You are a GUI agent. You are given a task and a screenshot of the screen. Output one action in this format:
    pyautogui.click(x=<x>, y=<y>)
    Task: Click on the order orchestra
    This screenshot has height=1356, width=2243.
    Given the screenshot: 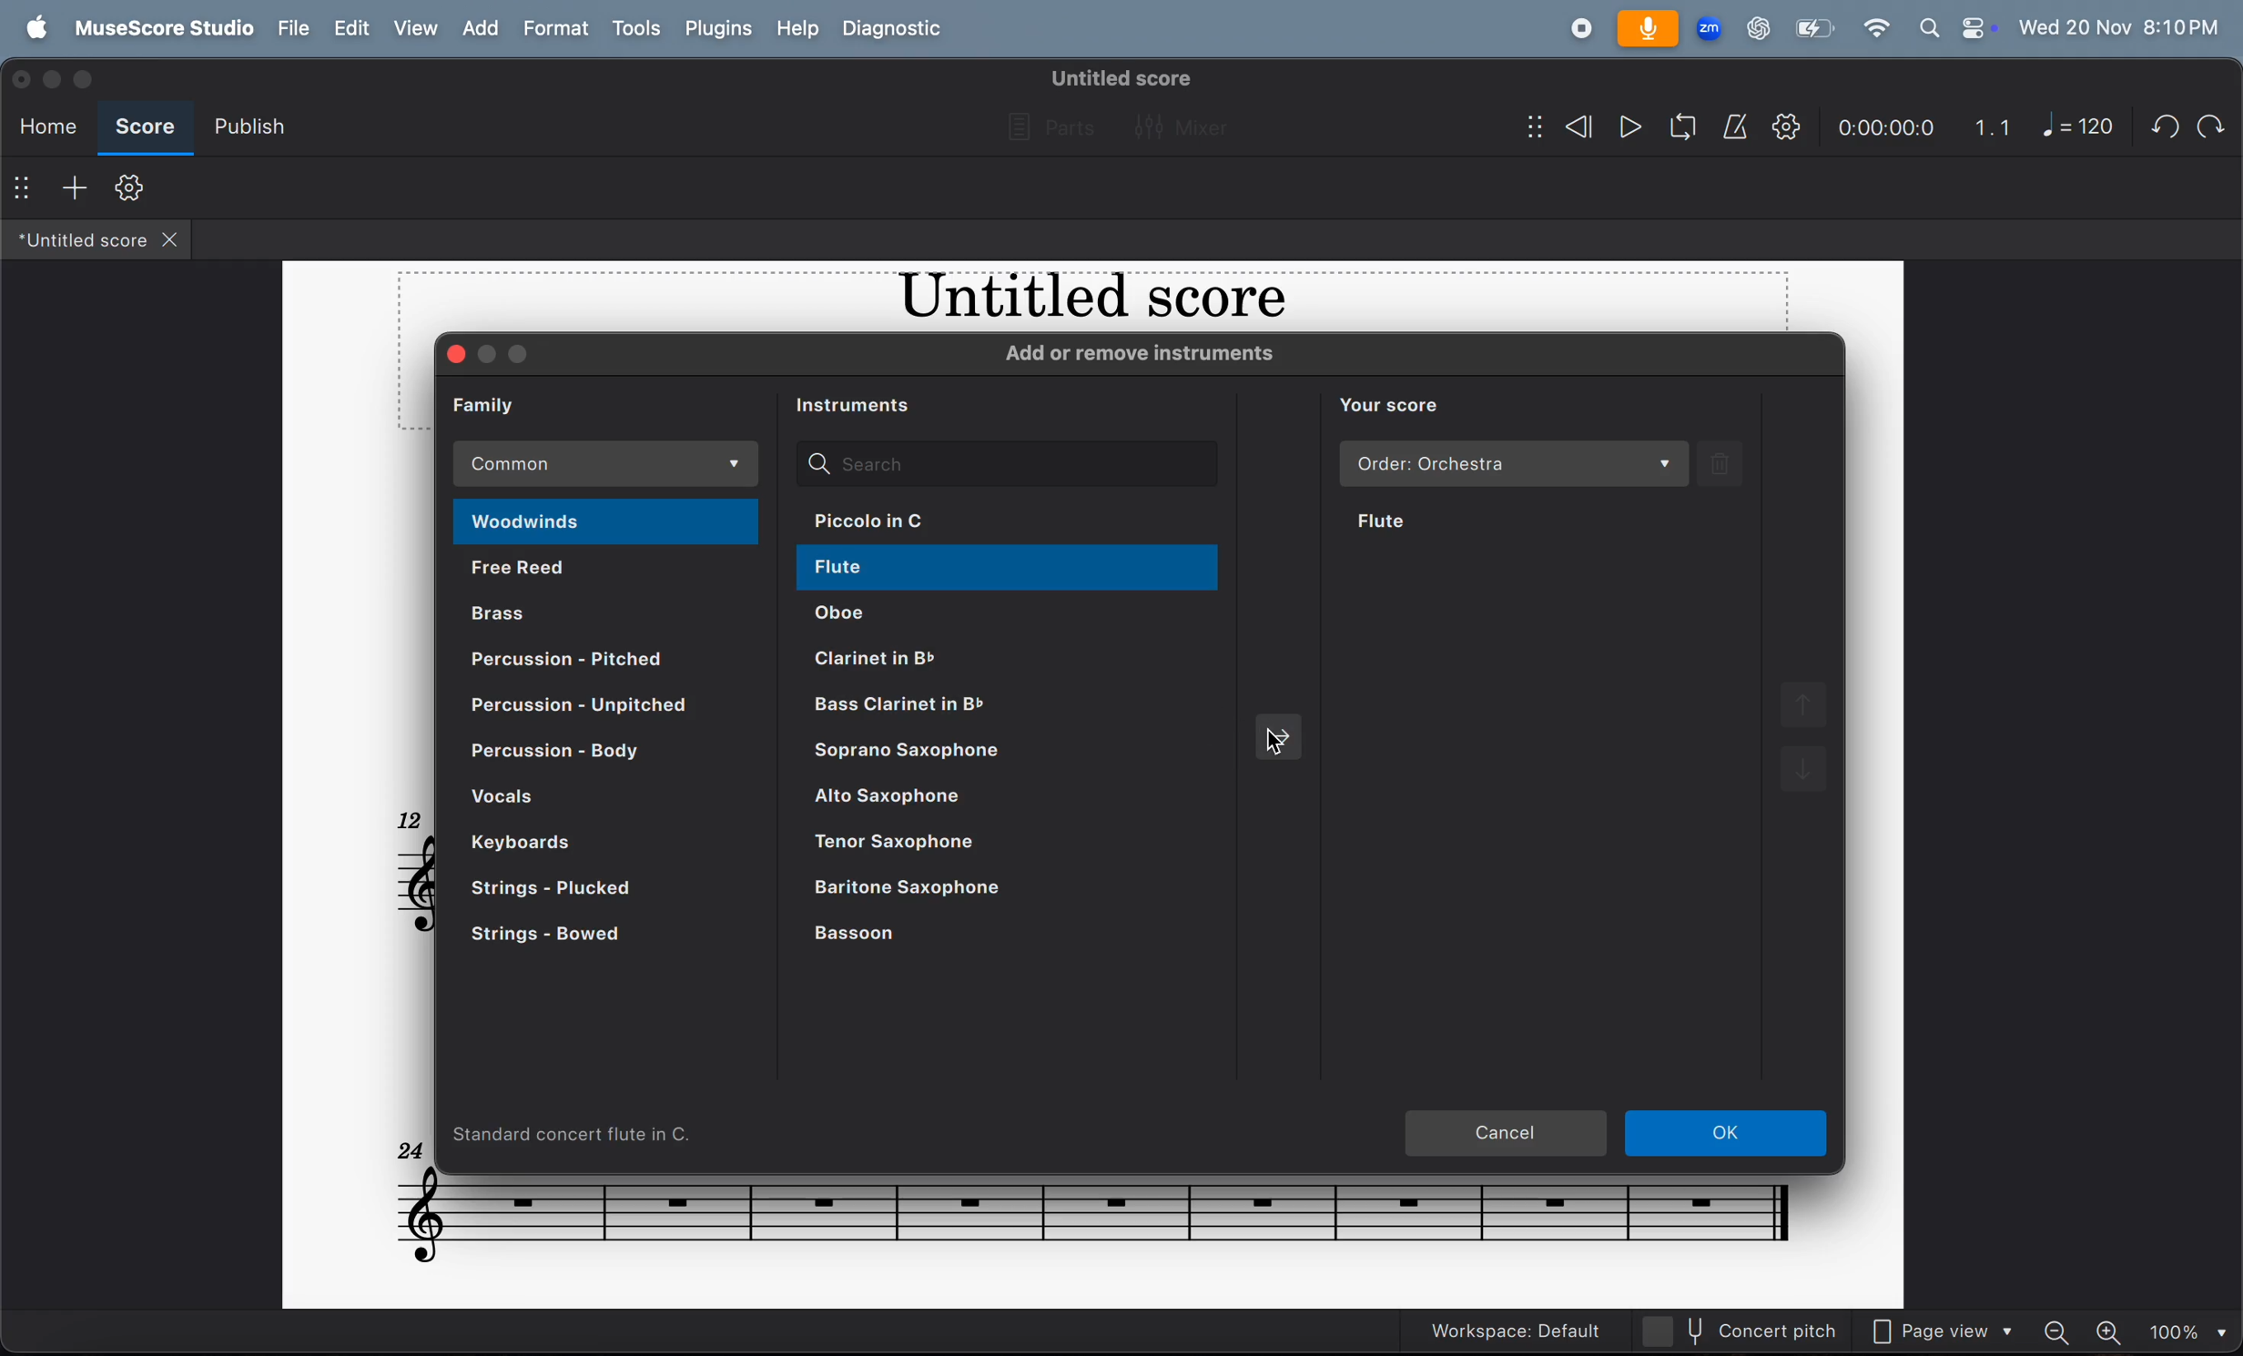 What is the action you would take?
    pyautogui.click(x=1510, y=464)
    